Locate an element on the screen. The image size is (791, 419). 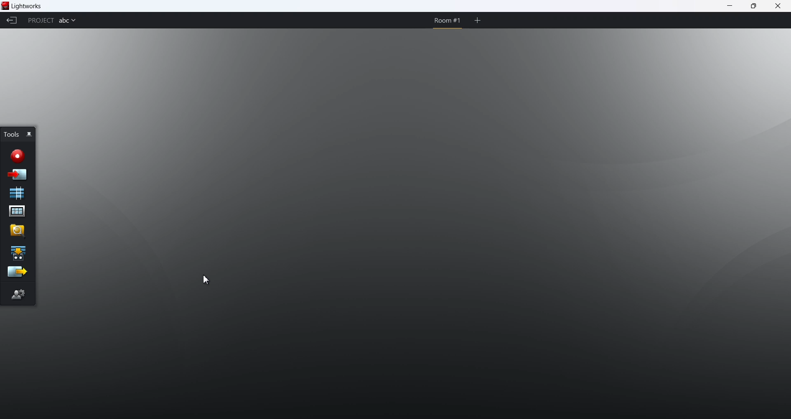
room 1 is located at coordinates (445, 21).